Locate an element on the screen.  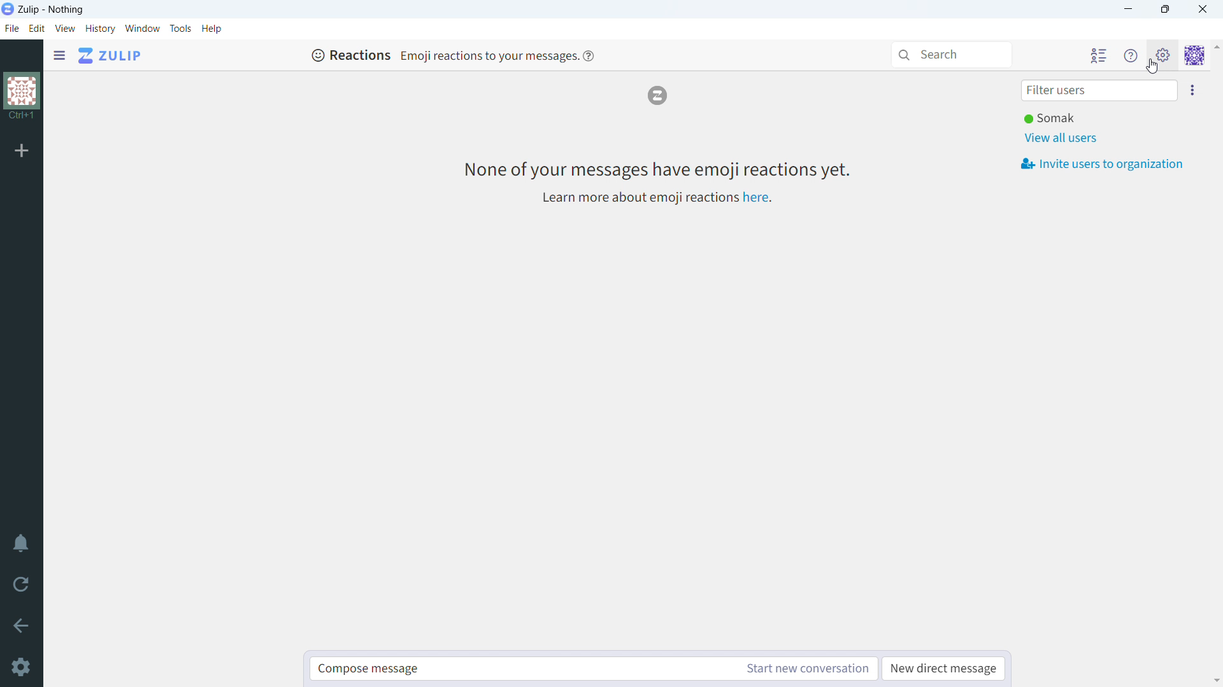
Reactions is located at coordinates (350, 55).